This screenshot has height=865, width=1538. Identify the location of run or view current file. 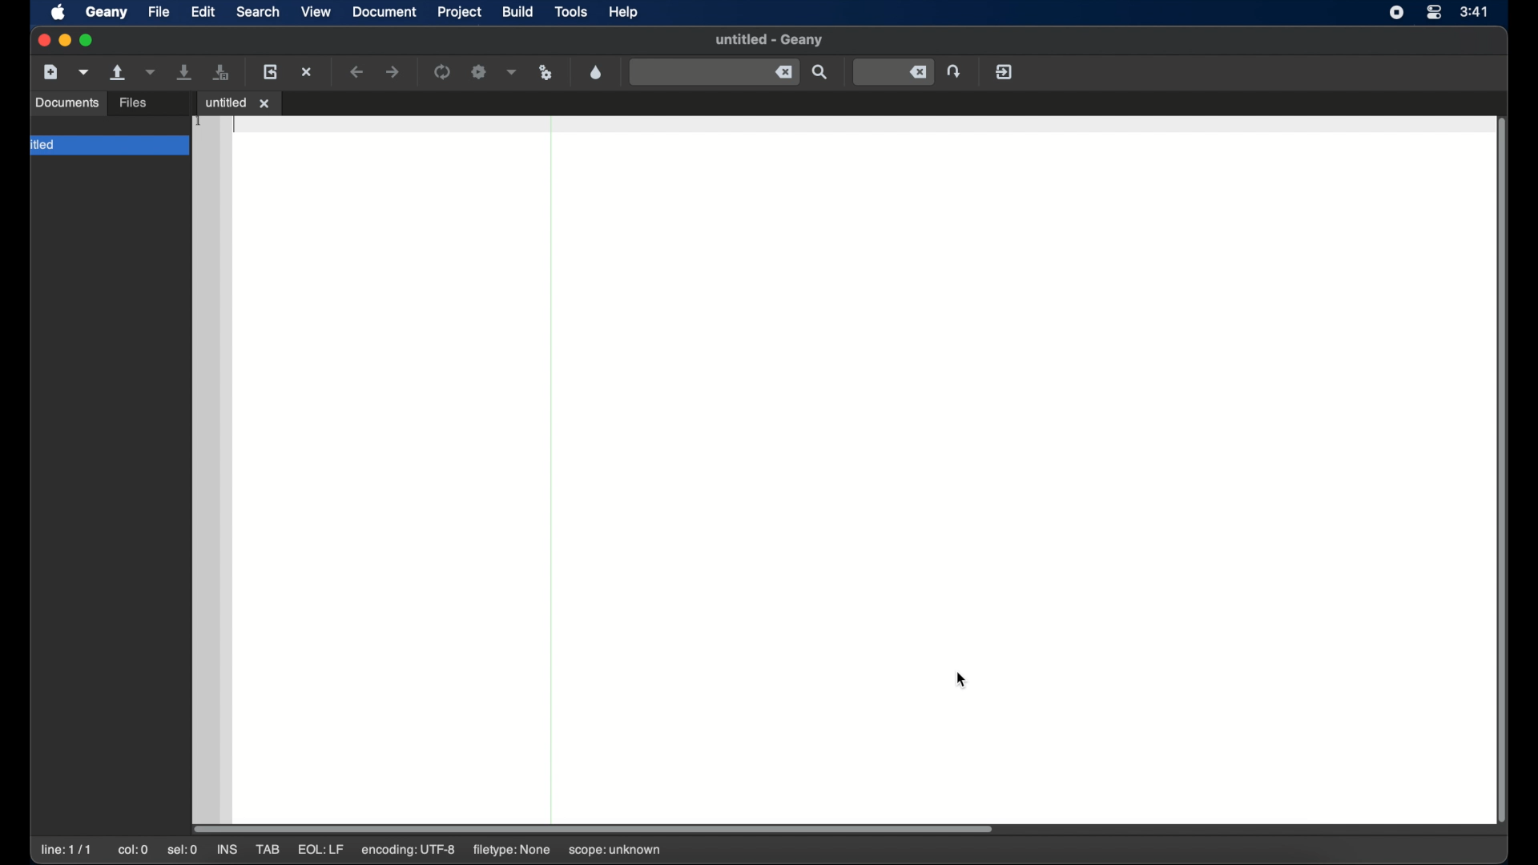
(546, 73).